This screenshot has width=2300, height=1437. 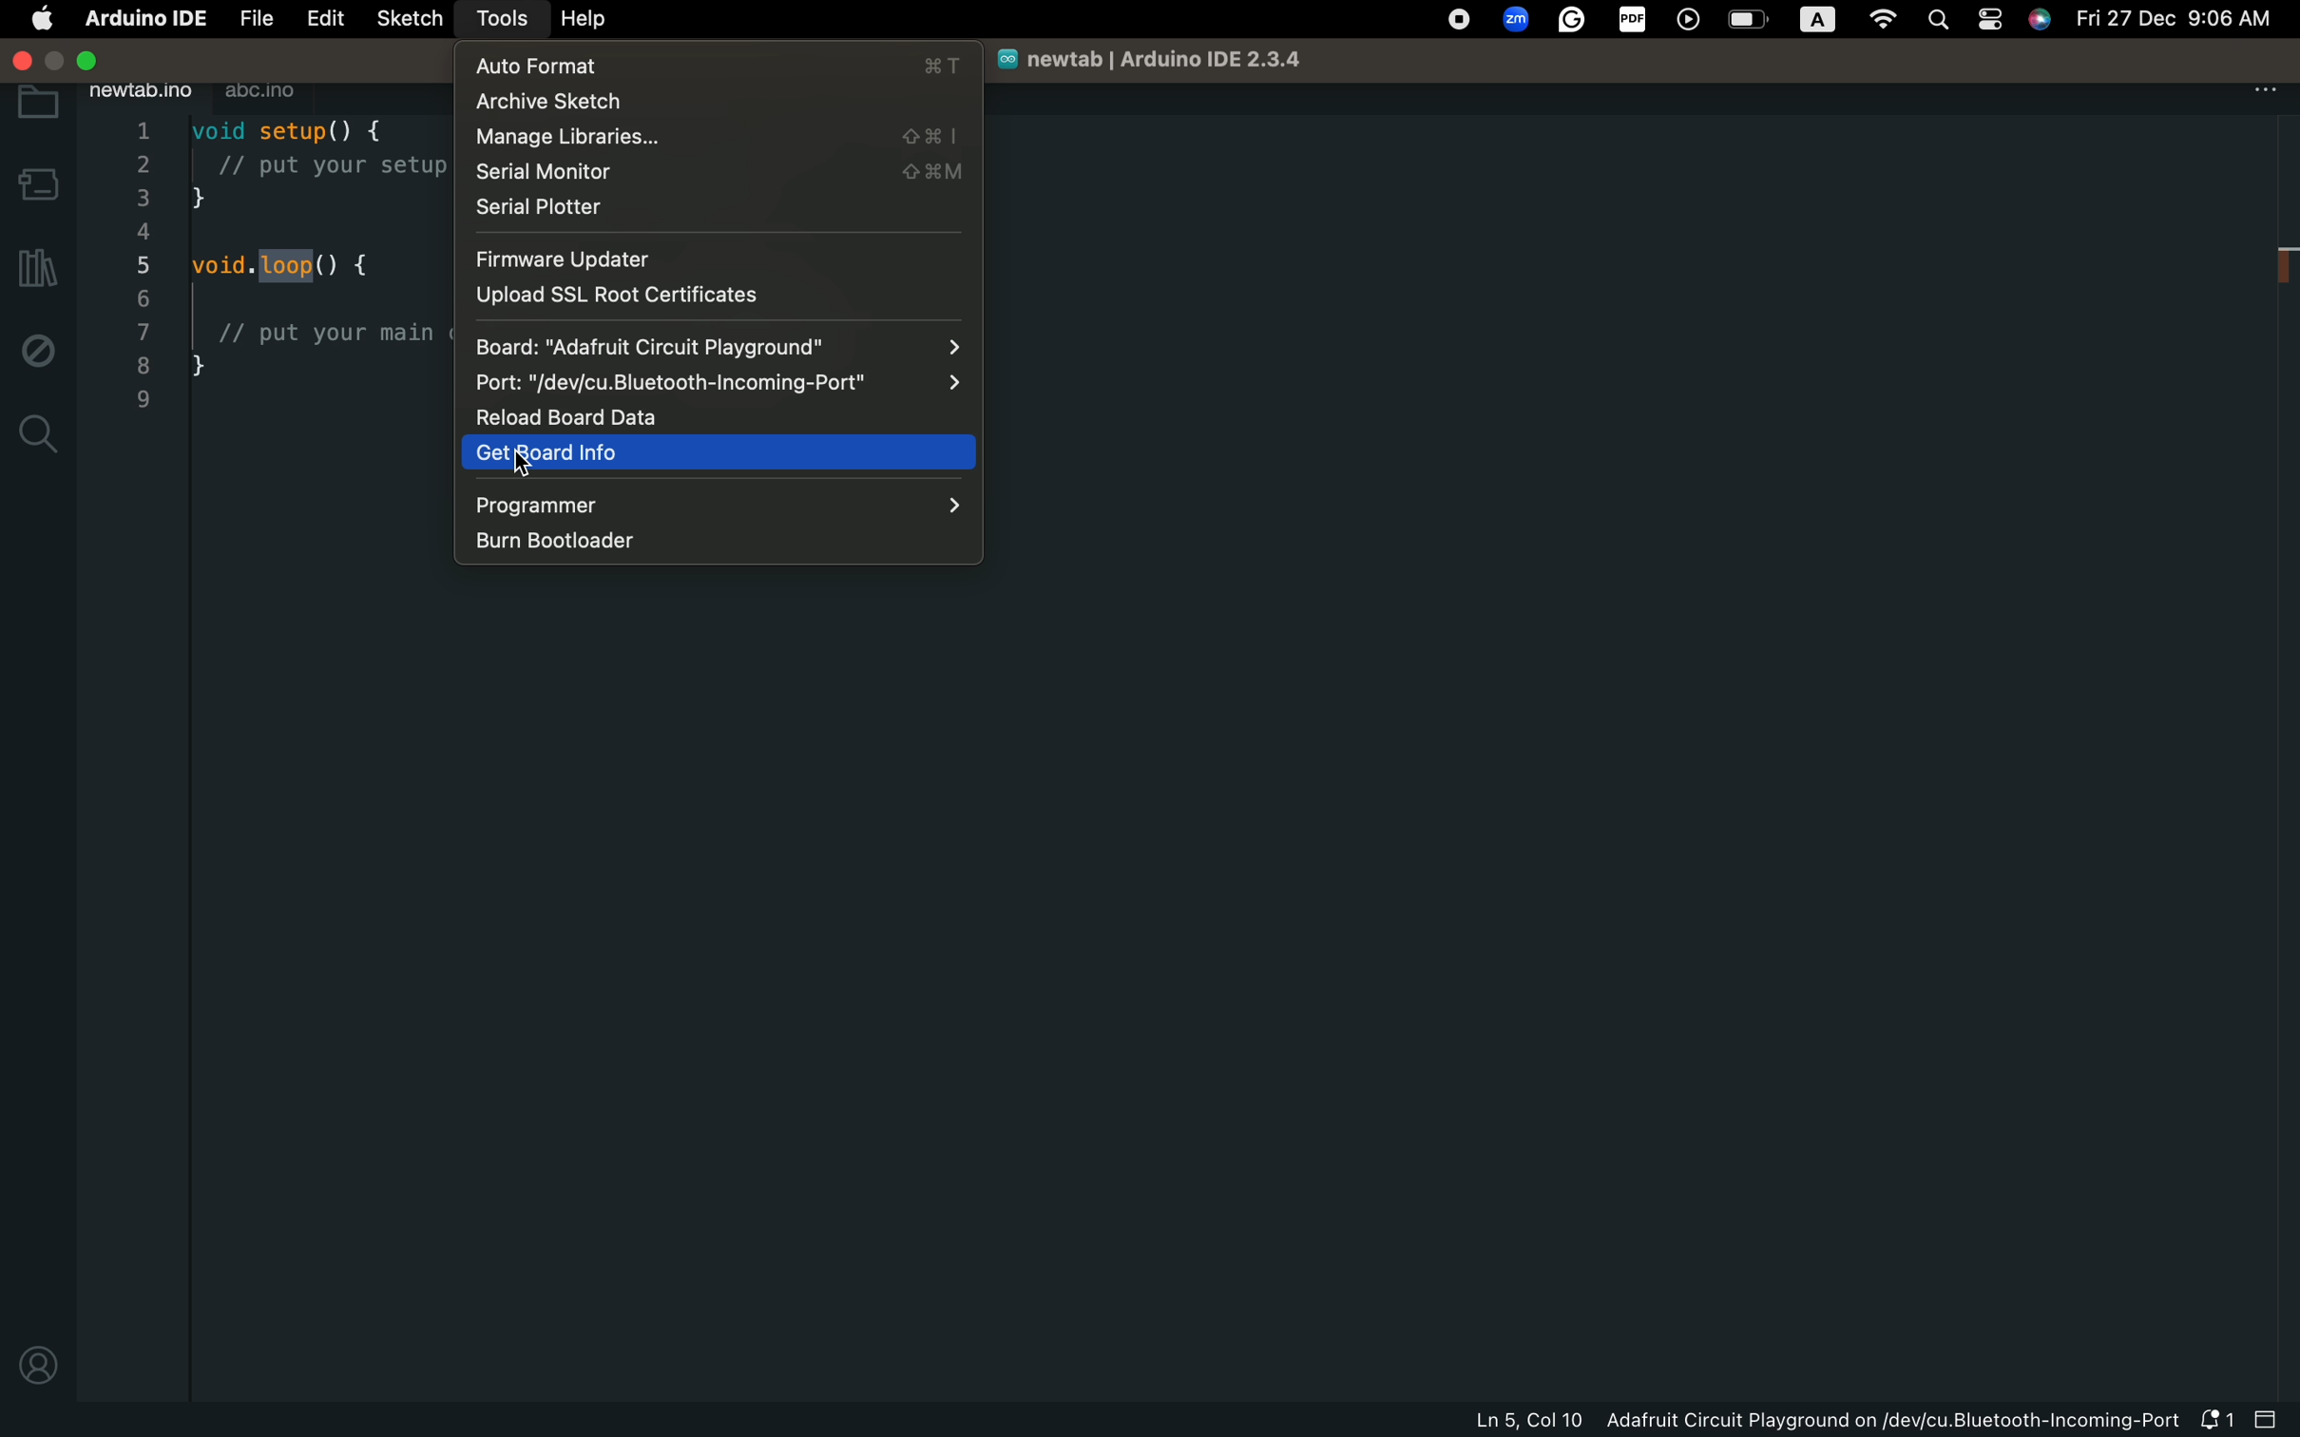 What do you see at coordinates (409, 20) in the screenshot?
I see `sketch` at bounding box center [409, 20].